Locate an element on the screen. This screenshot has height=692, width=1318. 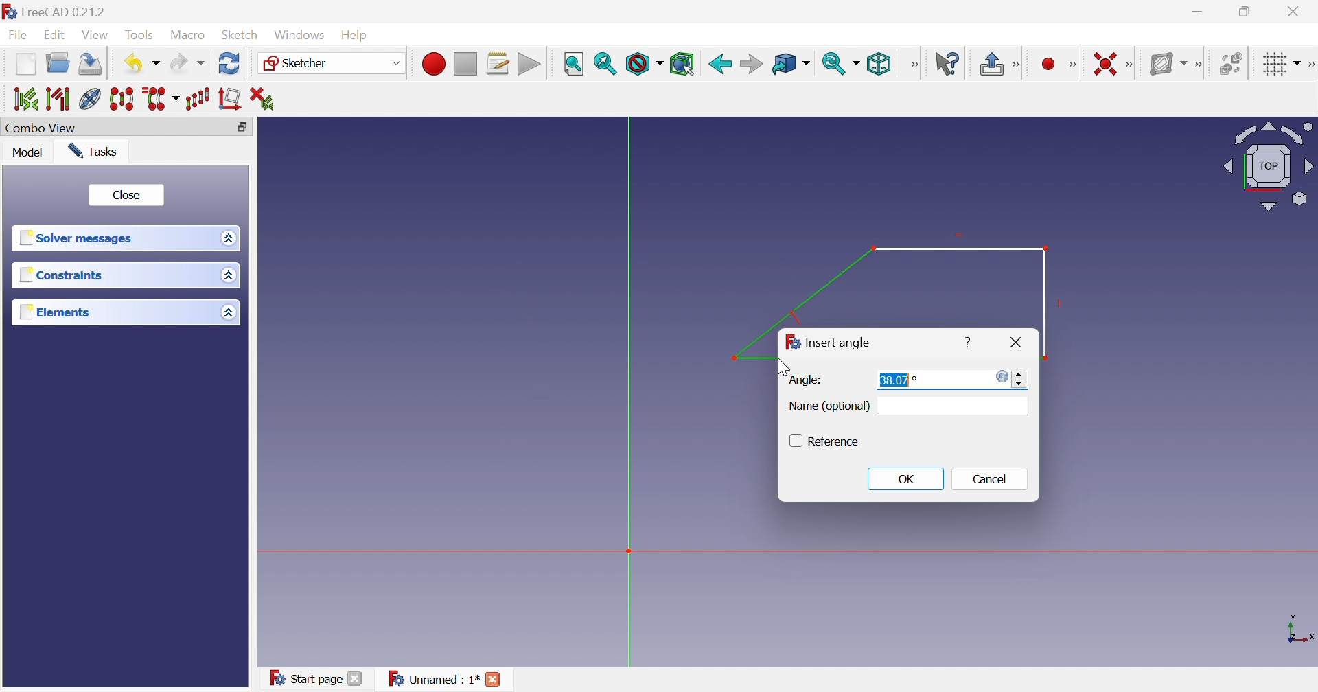
Start page is located at coordinates (301, 676).